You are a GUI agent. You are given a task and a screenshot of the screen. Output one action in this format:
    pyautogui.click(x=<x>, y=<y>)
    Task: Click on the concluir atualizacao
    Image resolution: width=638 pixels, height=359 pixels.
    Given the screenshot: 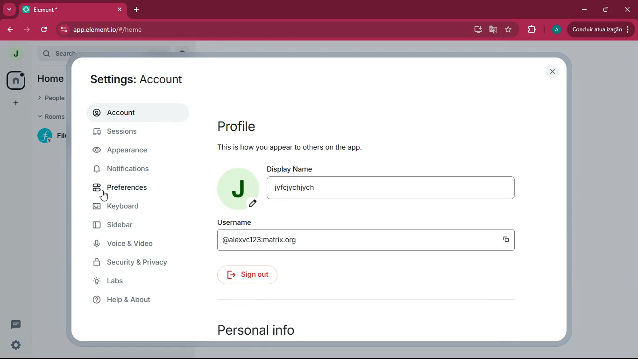 What is the action you would take?
    pyautogui.click(x=601, y=29)
    